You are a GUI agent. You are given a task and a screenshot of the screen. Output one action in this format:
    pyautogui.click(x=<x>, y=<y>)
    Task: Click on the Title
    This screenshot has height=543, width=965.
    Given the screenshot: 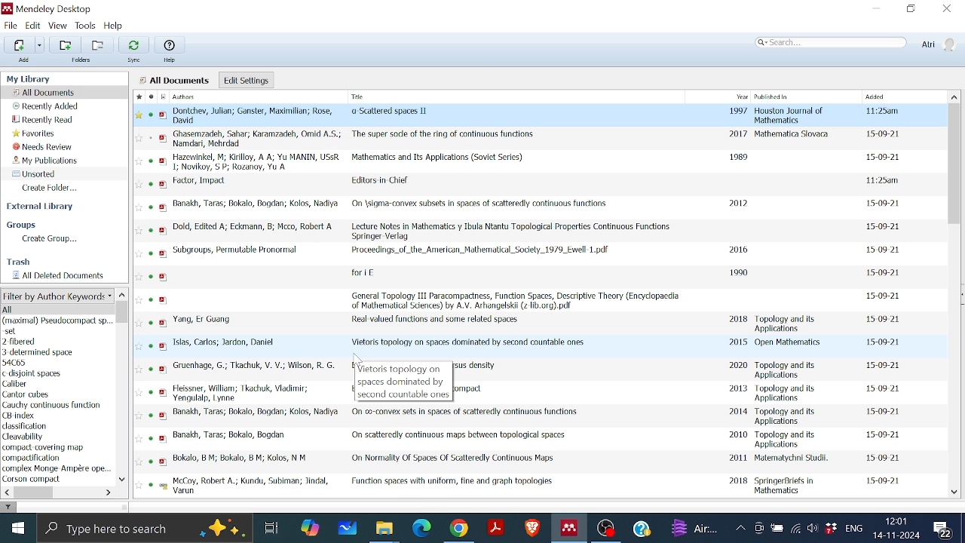 What is the action you would take?
    pyautogui.click(x=479, y=251)
    